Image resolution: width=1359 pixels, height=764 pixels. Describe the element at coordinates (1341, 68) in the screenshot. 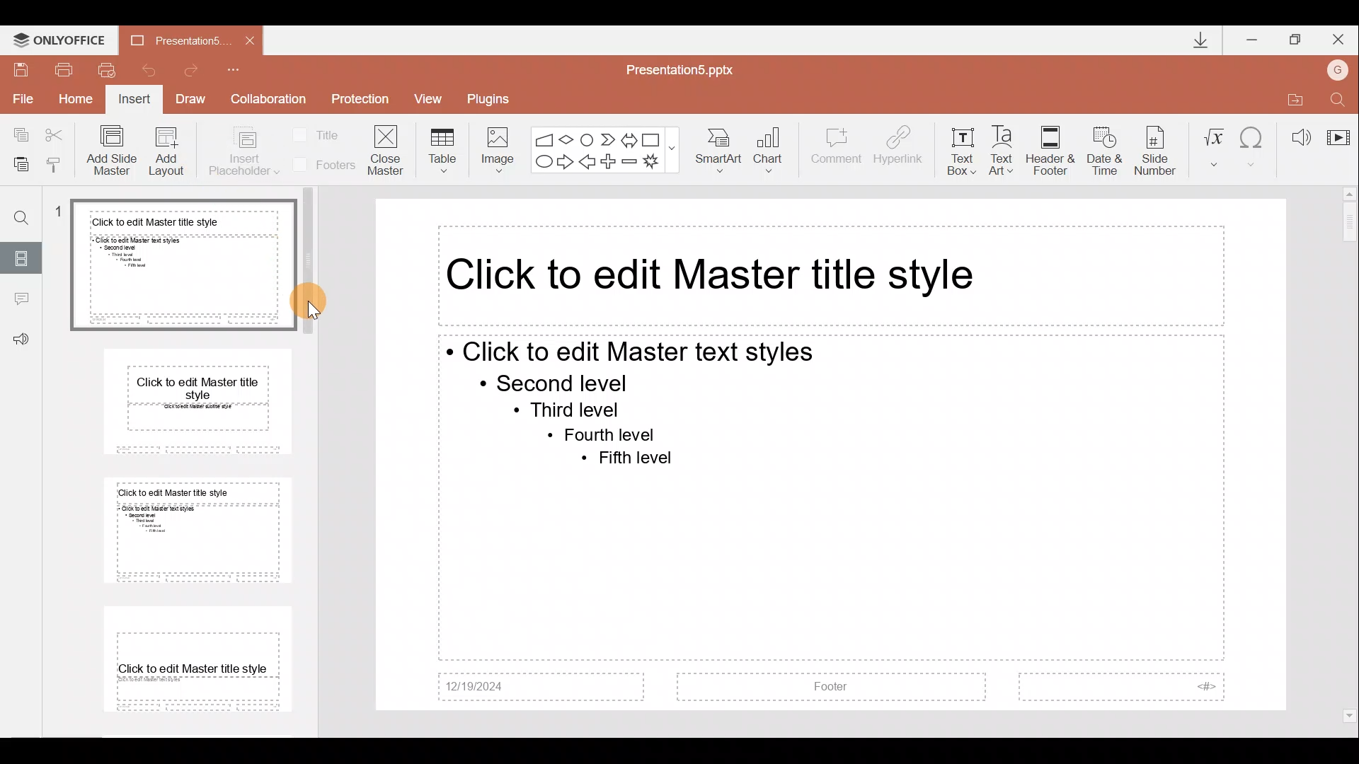

I see `Account name` at that location.